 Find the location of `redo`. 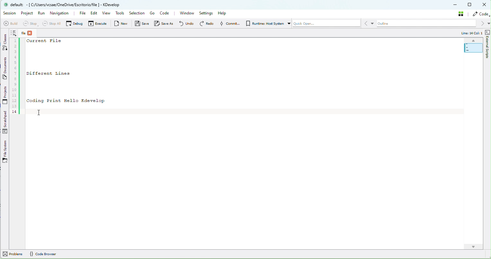

redo is located at coordinates (206, 23).